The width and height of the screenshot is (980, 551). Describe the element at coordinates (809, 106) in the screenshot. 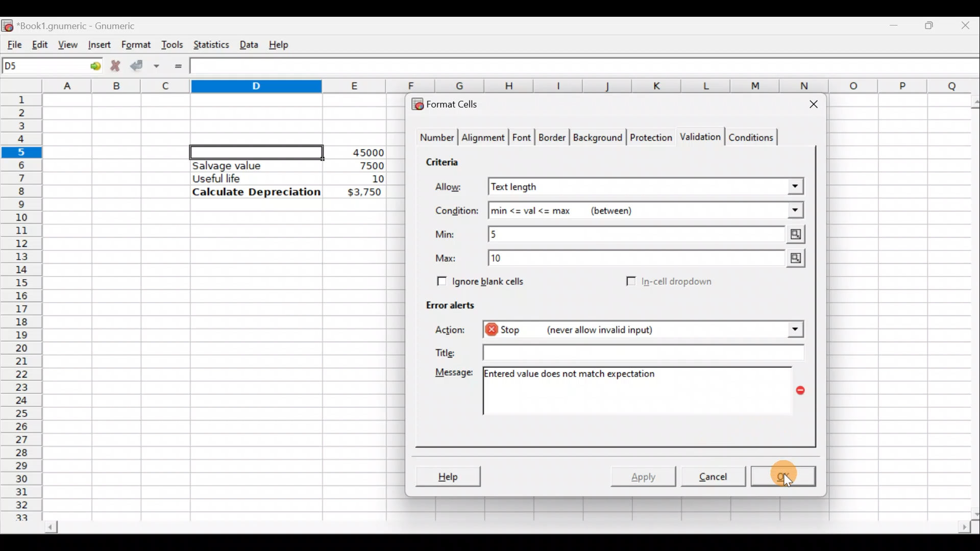

I see `Close` at that location.